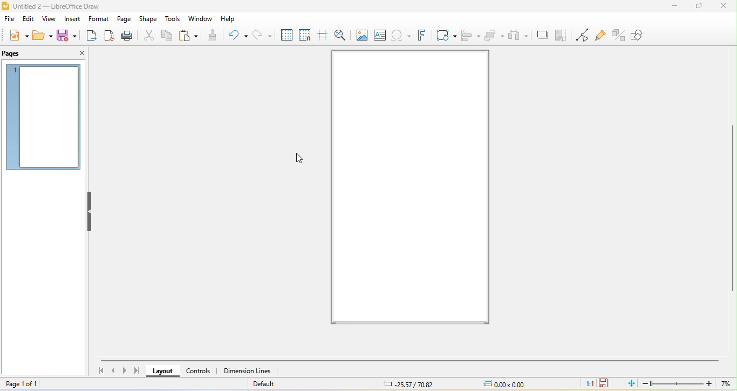 This screenshot has height=391, width=737. I want to click on vertical scroll bar, so click(732, 205).